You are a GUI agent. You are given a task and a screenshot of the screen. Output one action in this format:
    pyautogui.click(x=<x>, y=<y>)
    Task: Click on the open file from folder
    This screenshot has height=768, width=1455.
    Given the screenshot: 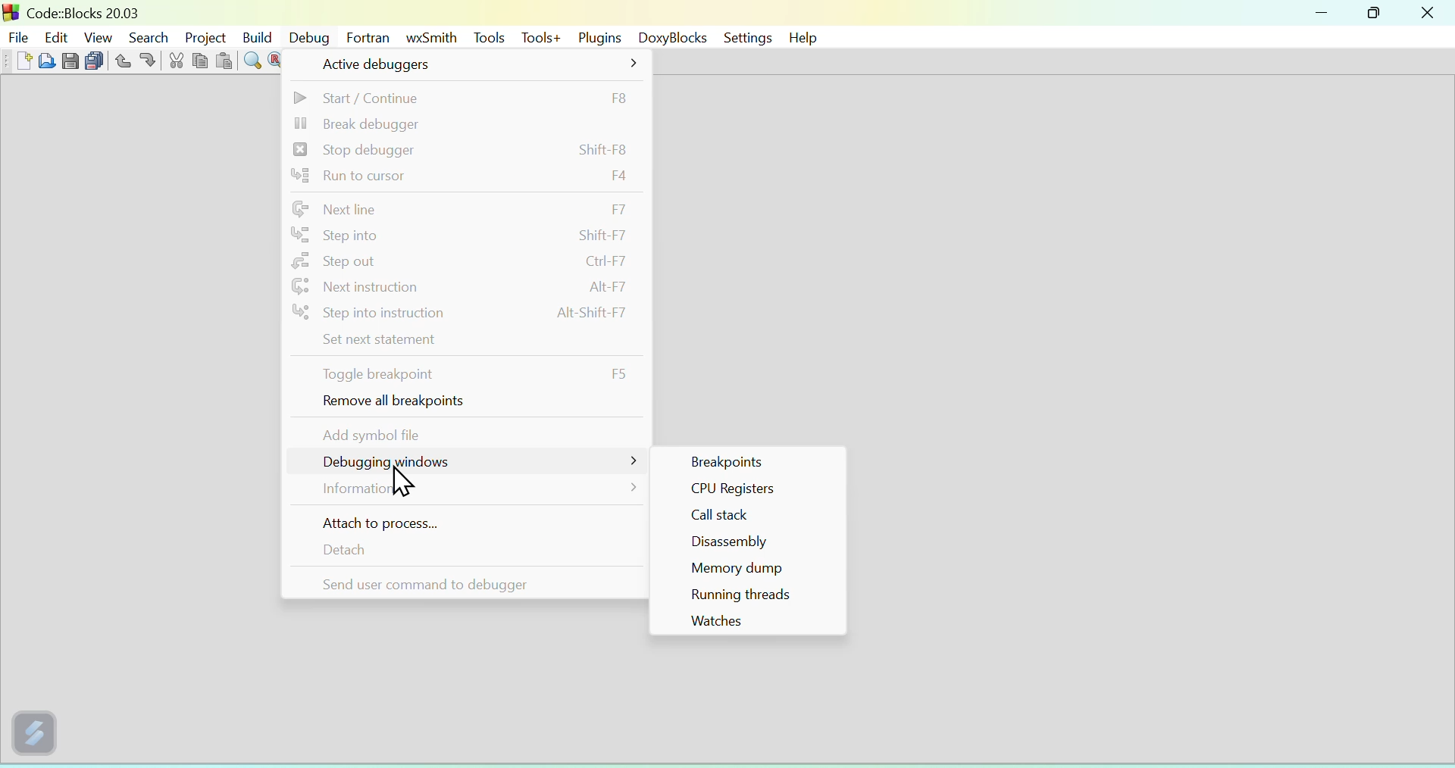 What is the action you would take?
    pyautogui.click(x=45, y=62)
    